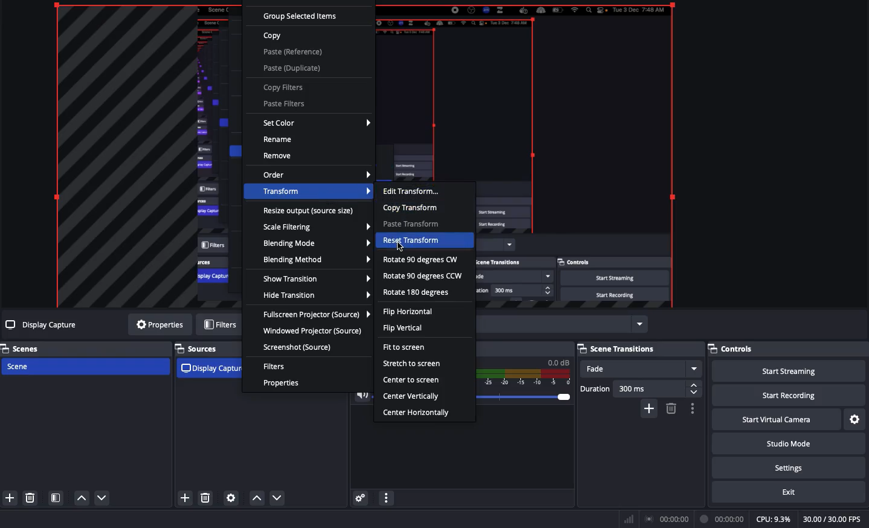 This screenshot has height=528, width=869. What do you see at coordinates (319, 175) in the screenshot?
I see `Order` at bounding box center [319, 175].